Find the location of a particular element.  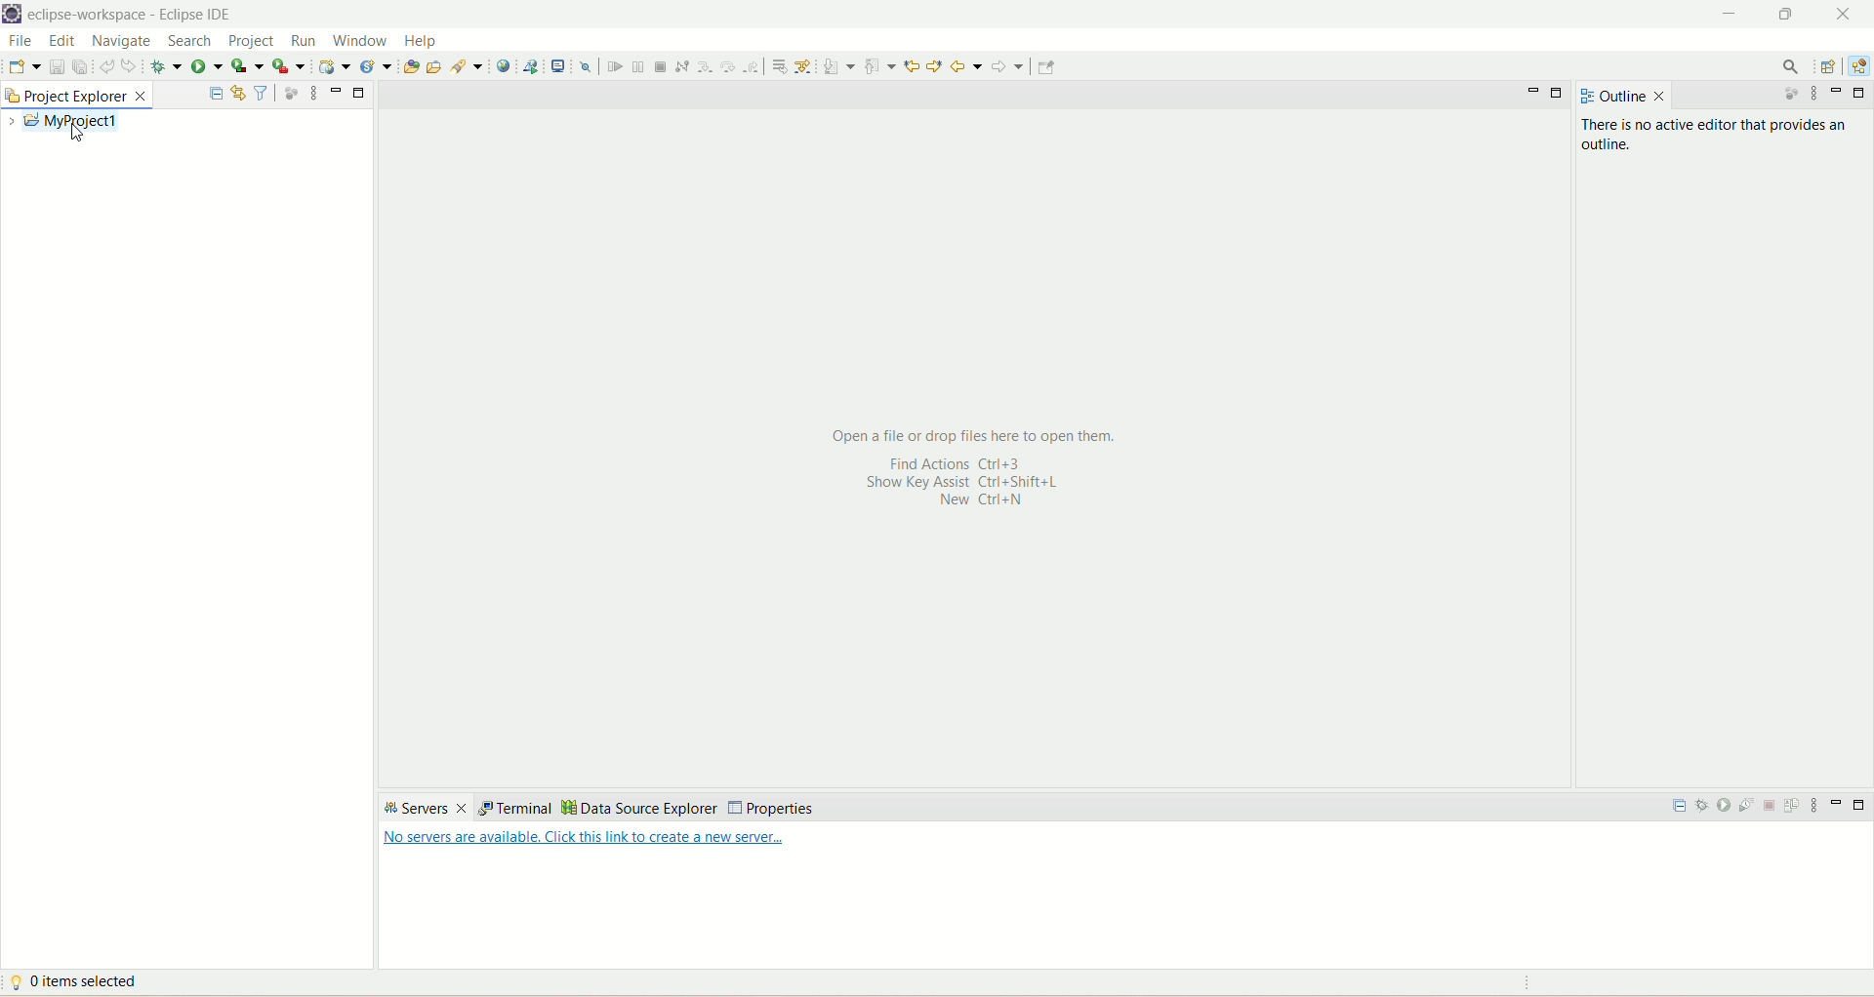

open a web browser is located at coordinates (507, 67).